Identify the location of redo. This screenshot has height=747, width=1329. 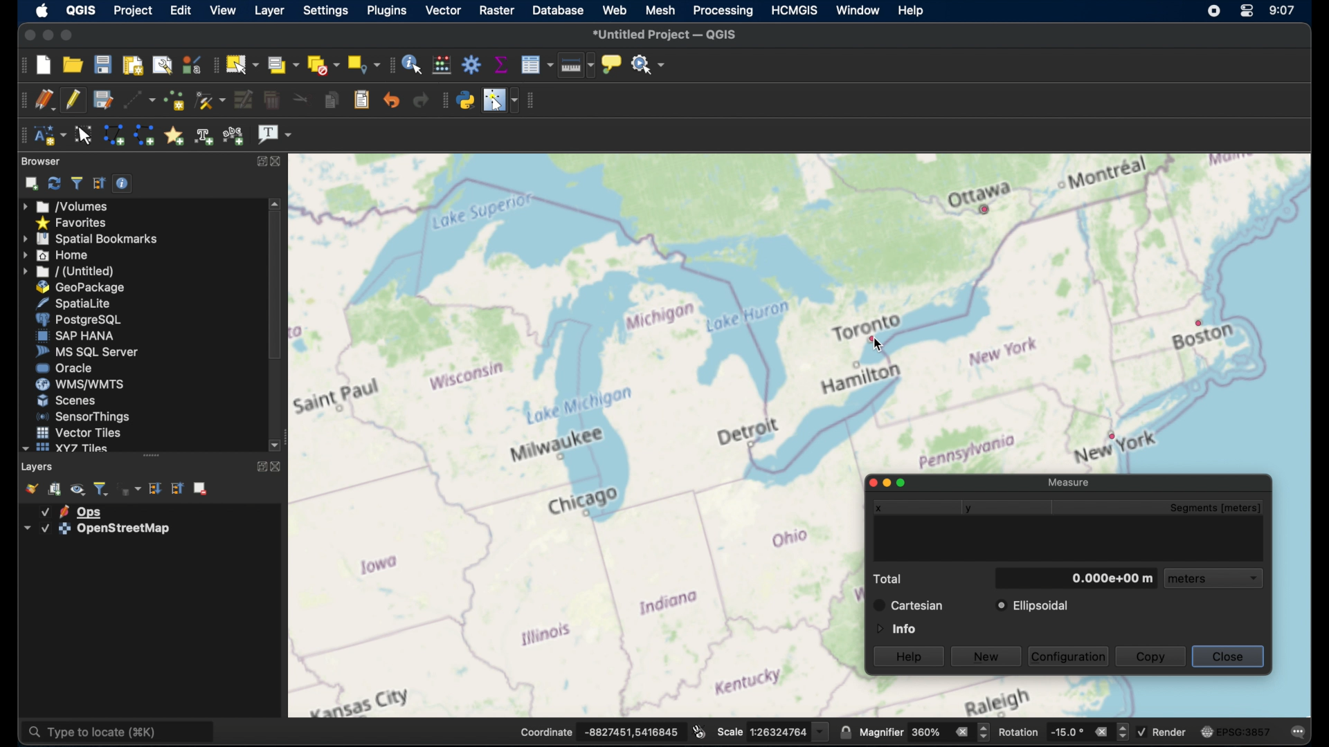
(421, 100).